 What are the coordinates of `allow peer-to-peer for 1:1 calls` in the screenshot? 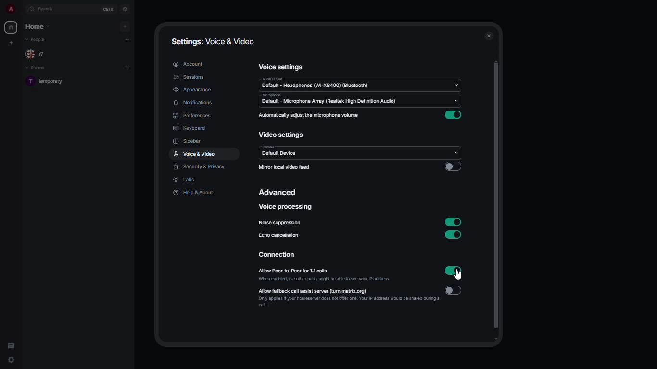 It's located at (325, 274).